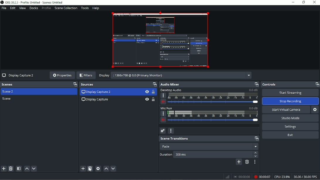 The image size is (320, 180). What do you see at coordinates (119, 84) in the screenshot?
I see `Sources` at bounding box center [119, 84].